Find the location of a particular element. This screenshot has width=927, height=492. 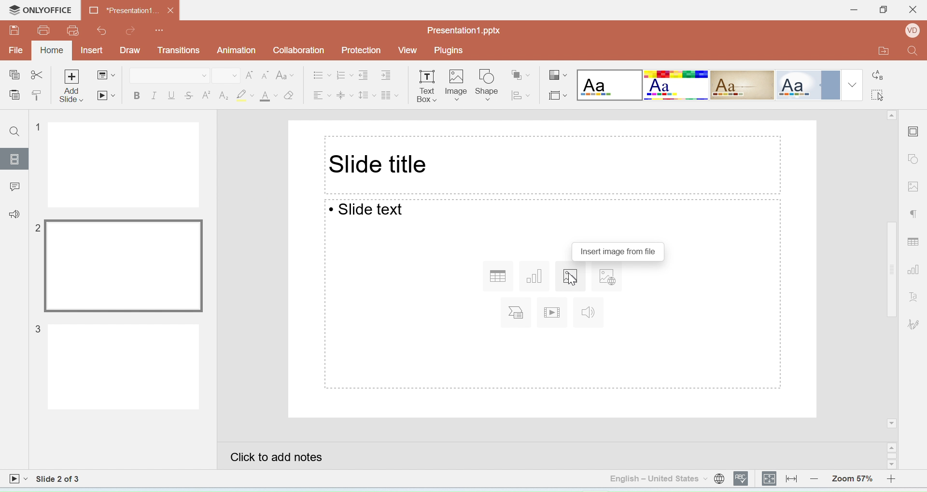

insert image from file pop up is located at coordinates (619, 251).